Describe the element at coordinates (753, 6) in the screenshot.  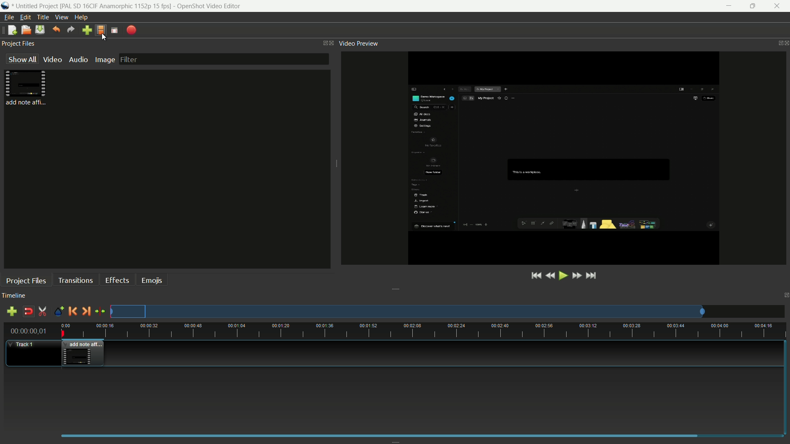
I see `maximize` at that location.